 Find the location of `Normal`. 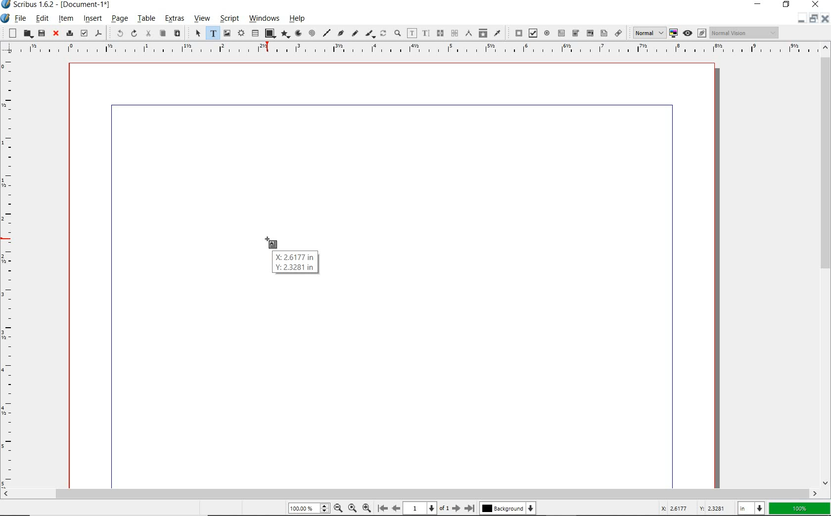

Normal is located at coordinates (648, 33).